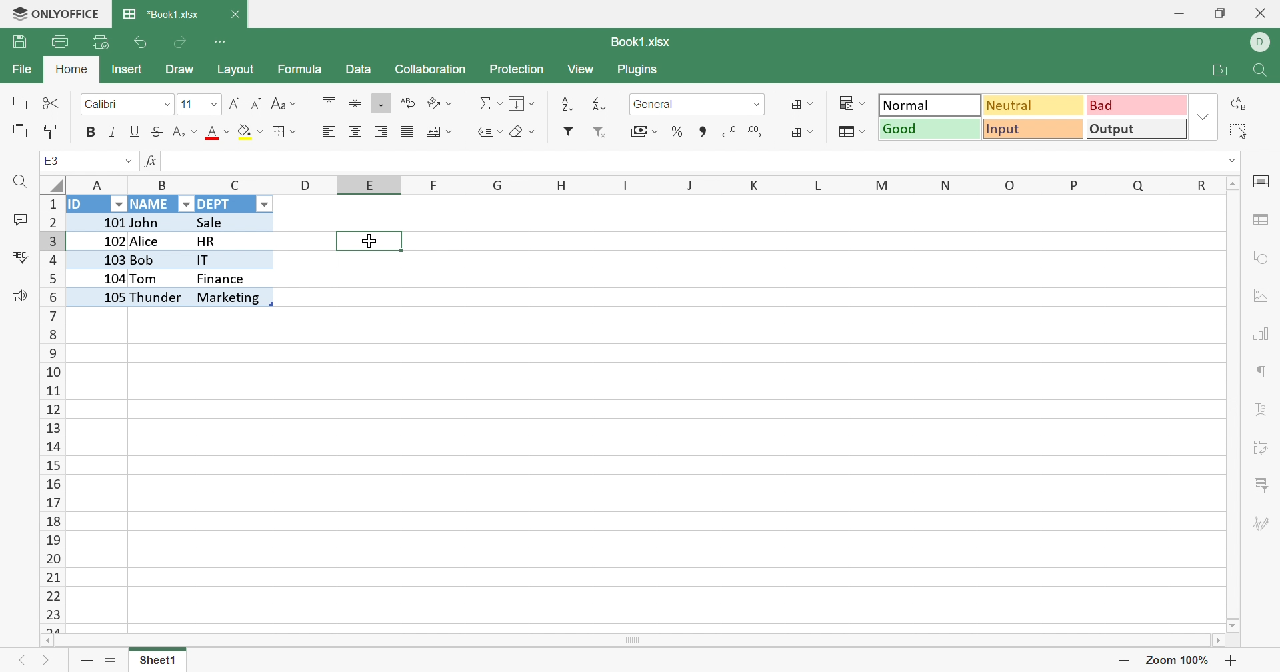 Image resolution: width=1280 pixels, height=672 pixels. I want to click on image settings, so click(1261, 295).